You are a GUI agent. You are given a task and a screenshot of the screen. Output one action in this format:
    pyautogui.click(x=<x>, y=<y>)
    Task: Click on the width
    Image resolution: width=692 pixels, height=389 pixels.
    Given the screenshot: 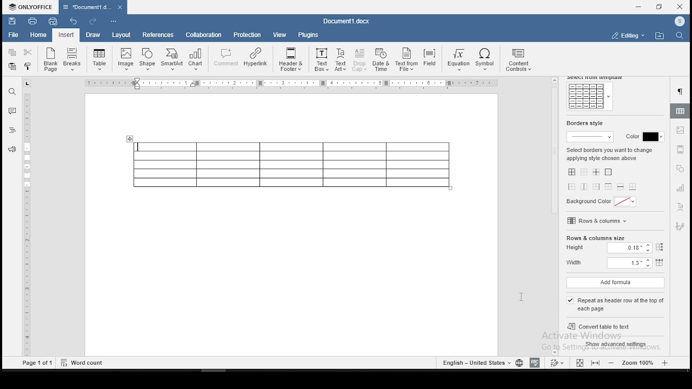 What is the action you would take?
    pyautogui.click(x=614, y=264)
    